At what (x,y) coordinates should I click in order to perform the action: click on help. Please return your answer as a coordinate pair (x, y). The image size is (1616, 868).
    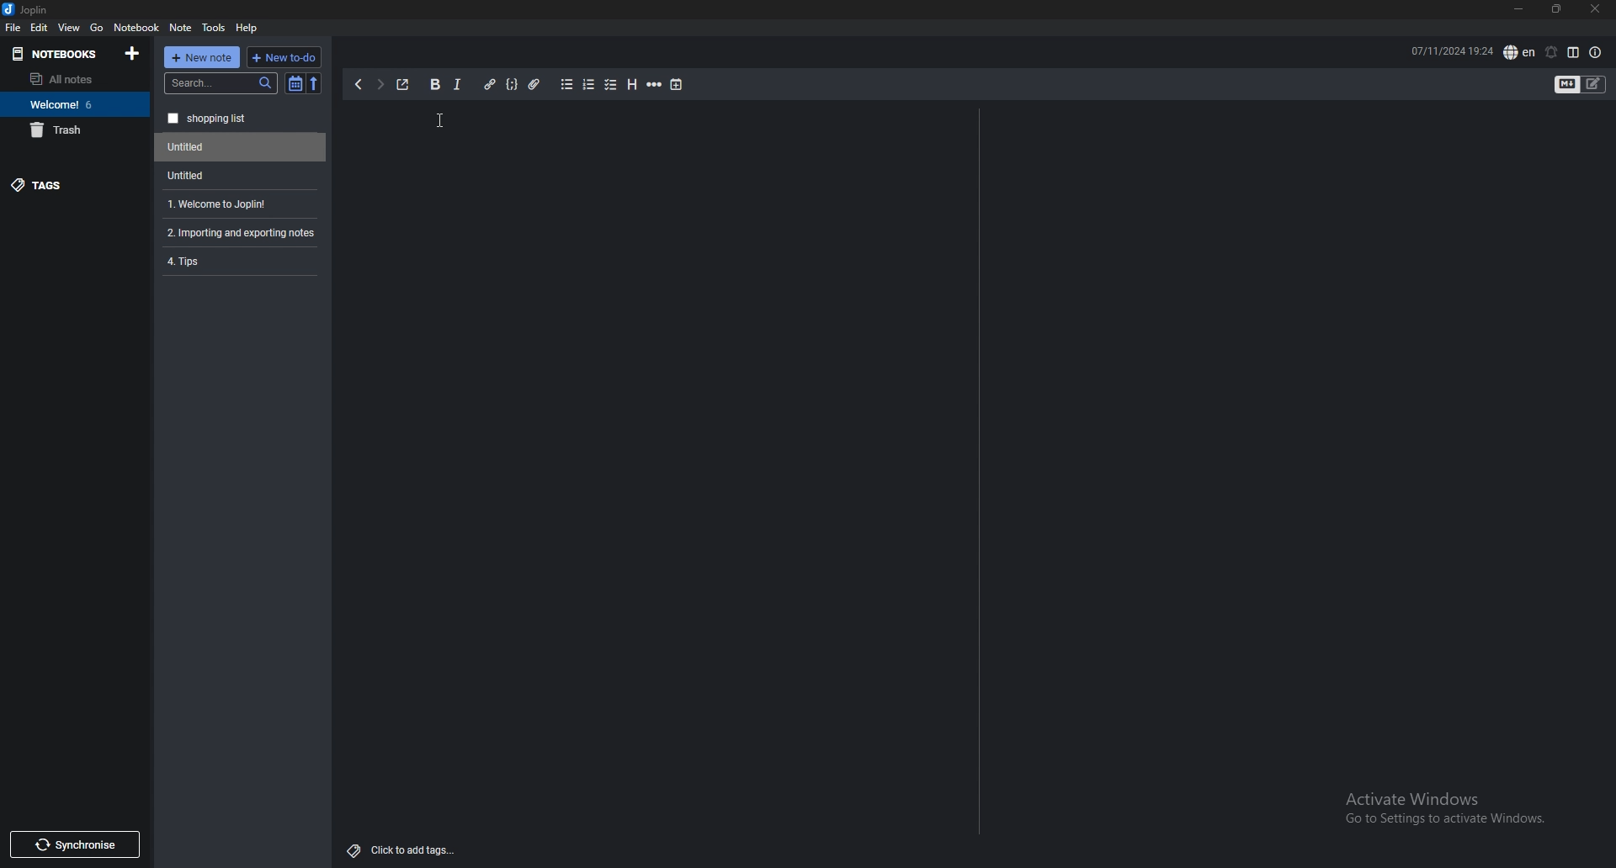
    Looking at the image, I should click on (247, 27).